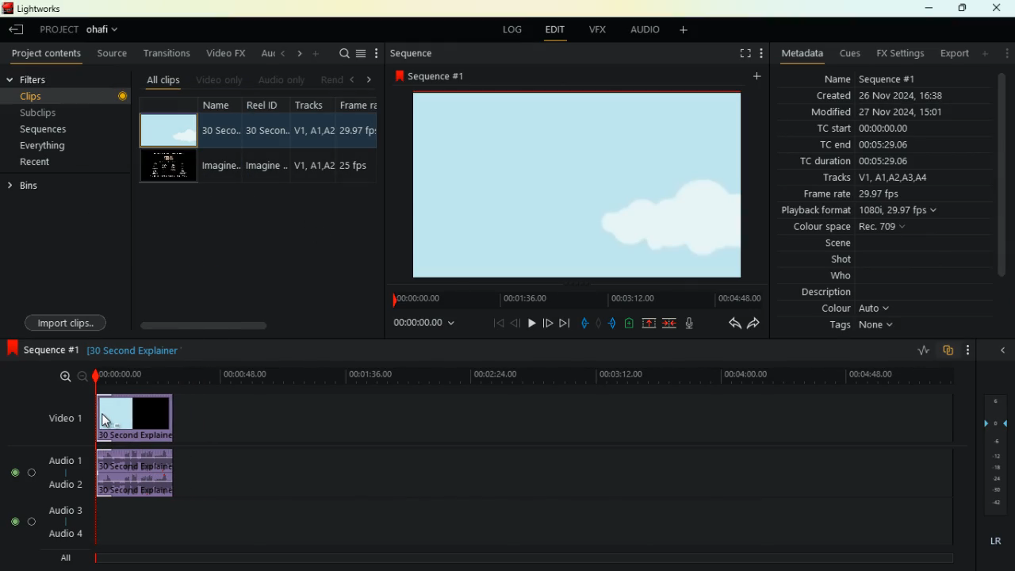 The width and height of the screenshot is (1015, 571). What do you see at coordinates (47, 54) in the screenshot?
I see `project contents` at bounding box center [47, 54].